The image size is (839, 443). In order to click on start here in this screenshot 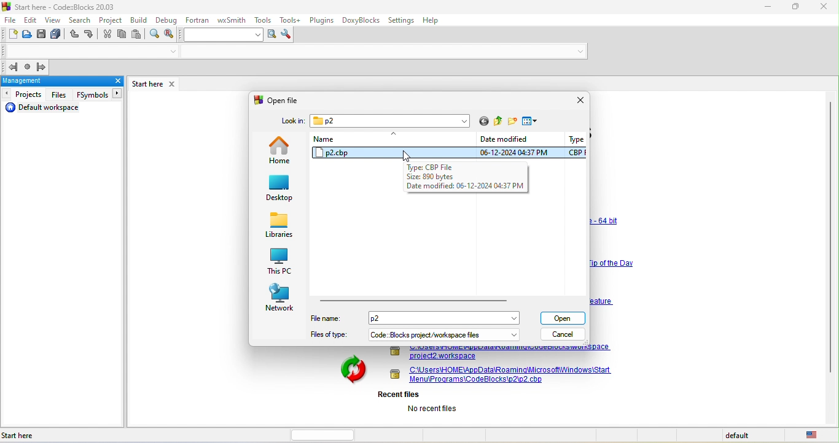, I will do `click(26, 435)`.